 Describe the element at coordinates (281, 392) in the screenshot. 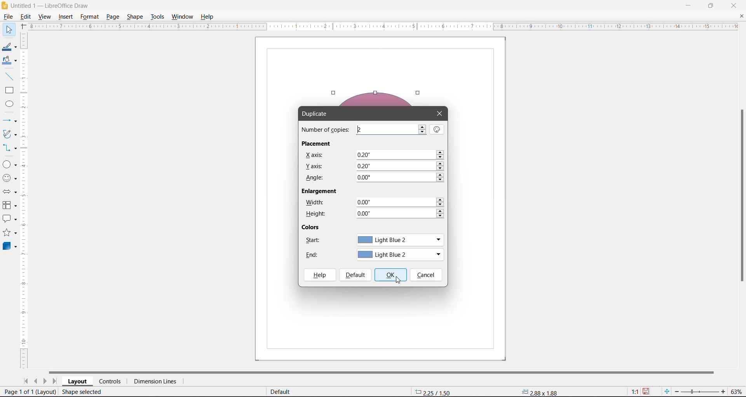

I see `Default` at that location.